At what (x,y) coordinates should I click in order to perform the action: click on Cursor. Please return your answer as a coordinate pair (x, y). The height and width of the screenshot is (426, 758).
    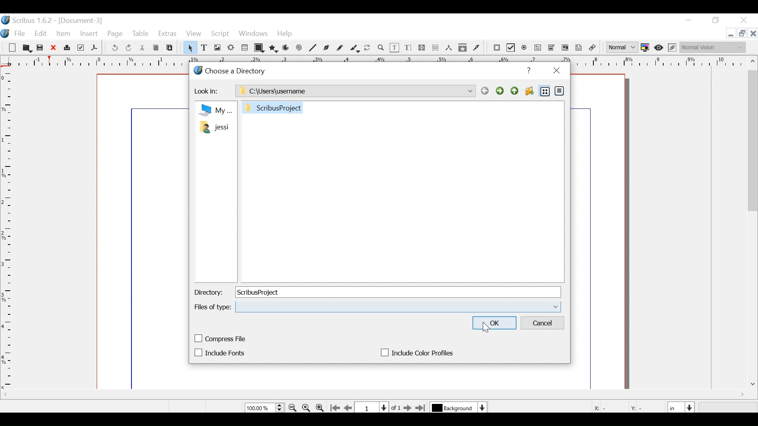
    Looking at the image, I should click on (487, 327).